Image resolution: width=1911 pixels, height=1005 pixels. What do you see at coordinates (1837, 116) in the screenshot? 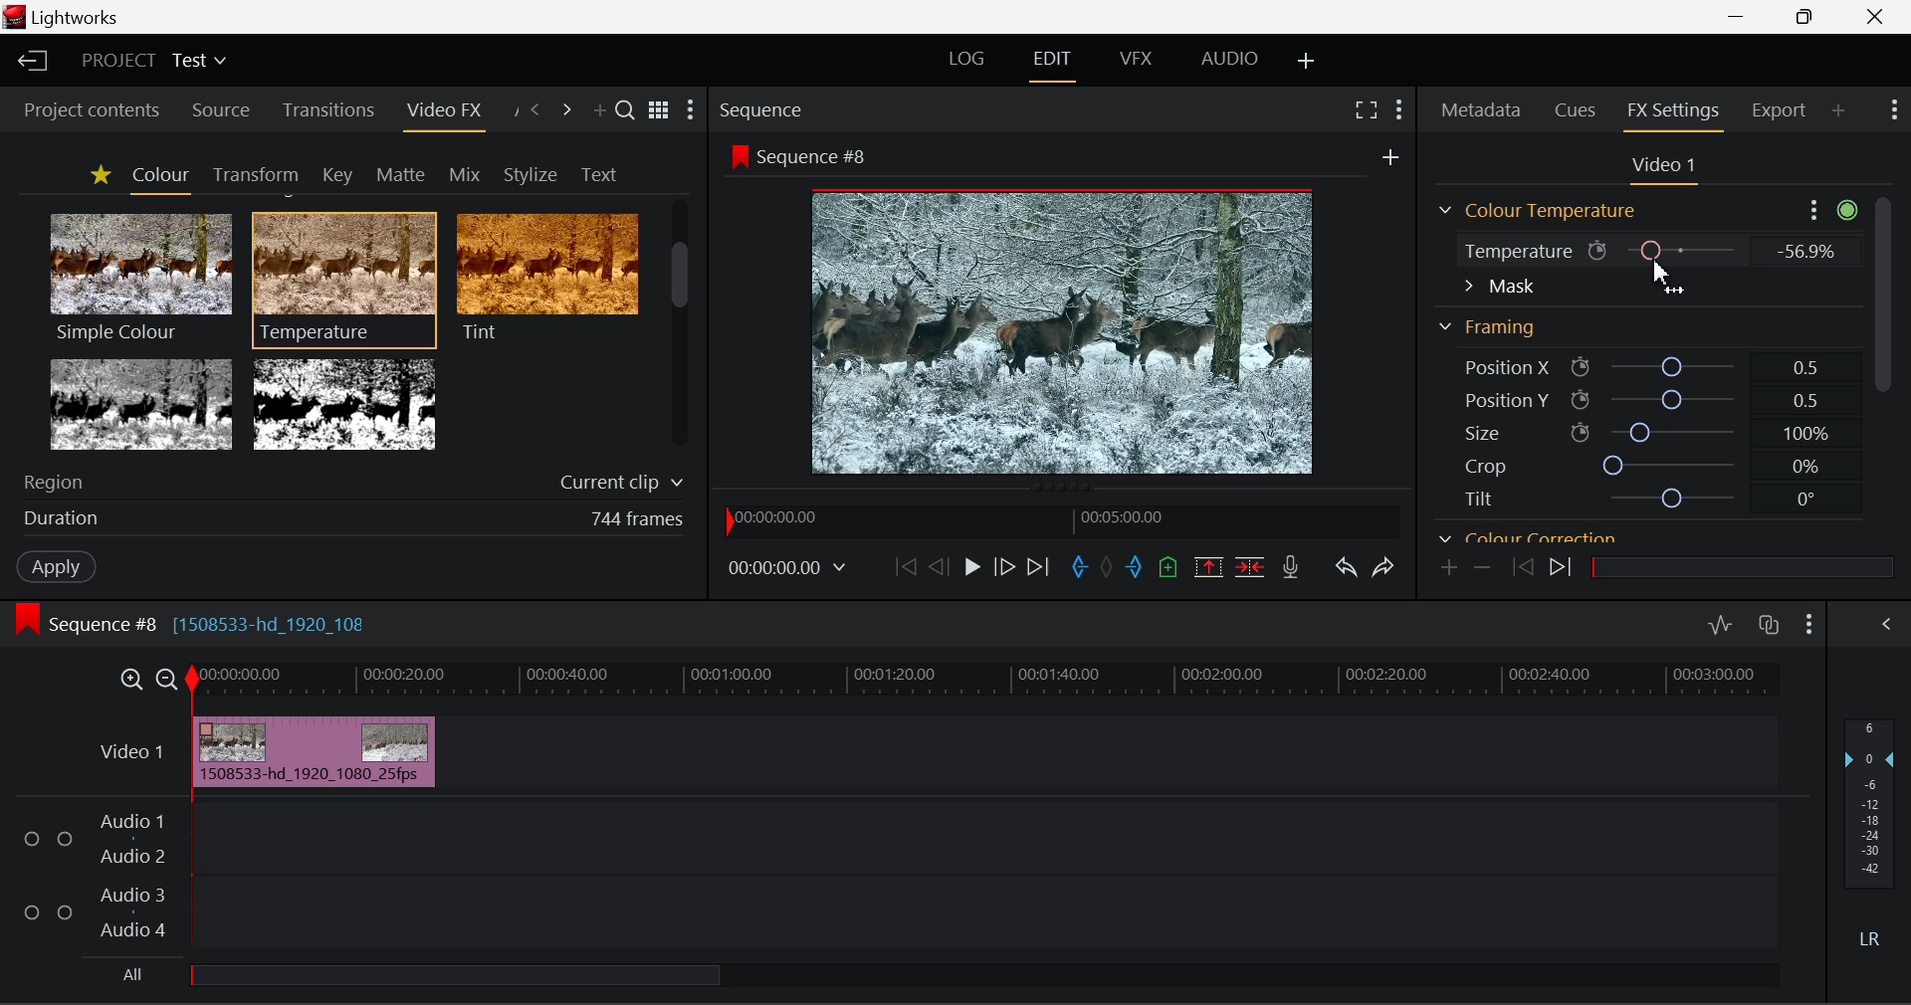
I see `Add Panel` at bounding box center [1837, 116].